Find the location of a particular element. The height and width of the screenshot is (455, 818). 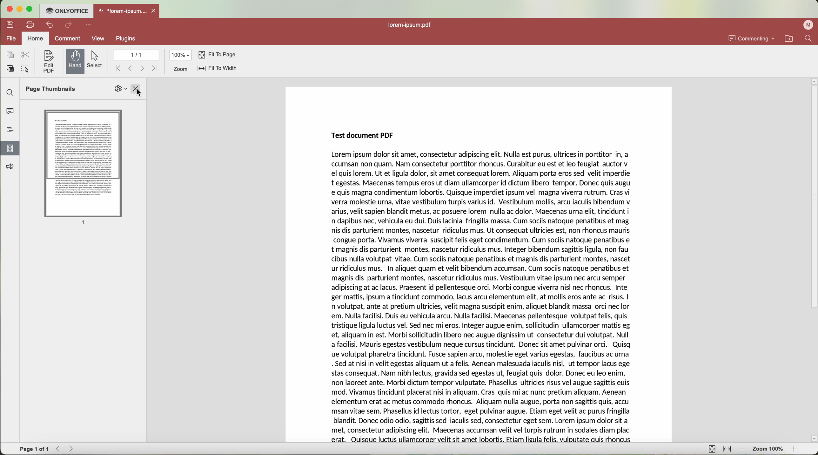

Page 1 of 1 is located at coordinates (34, 449).